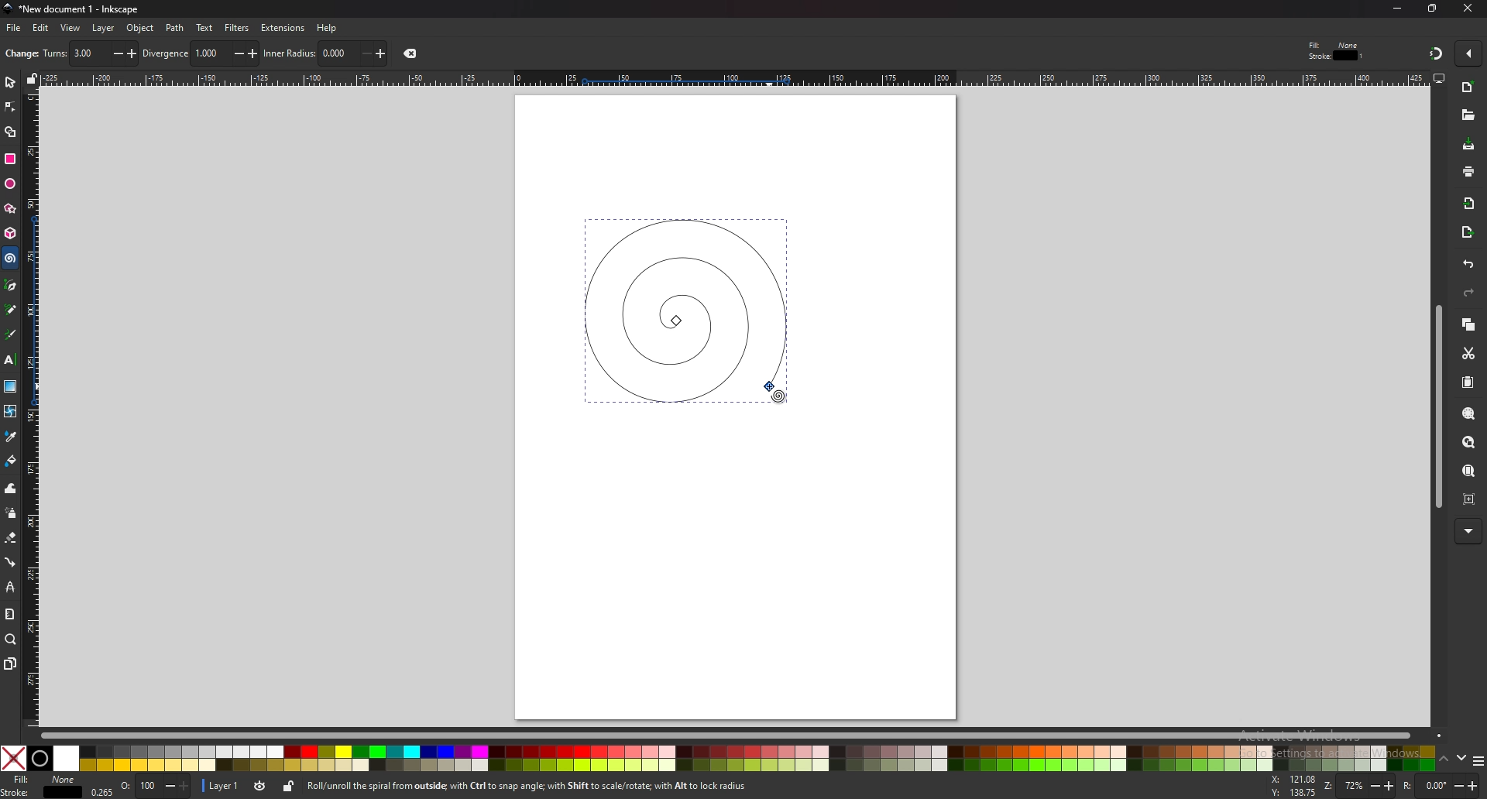 The width and height of the screenshot is (1487, 799). What do you see at coordinates (12, 158) in the screenshot?
I see `rectangle` at bounding box center [12, 158].